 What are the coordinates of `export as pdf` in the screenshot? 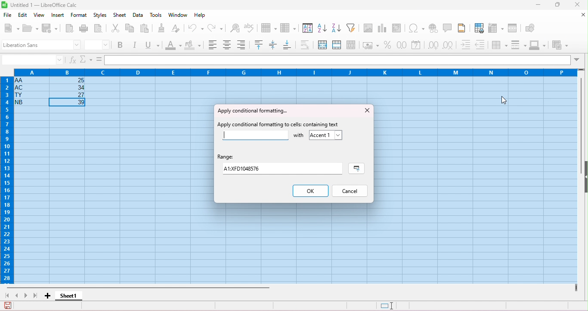 It's located at (69, 28).